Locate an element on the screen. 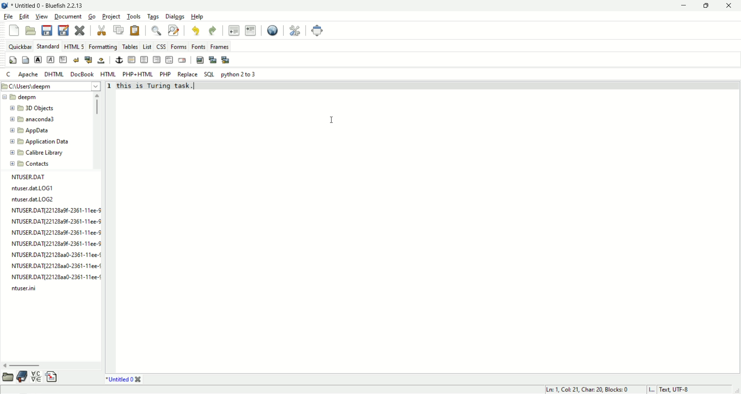 The width and height of the screenshot is (741, 394). tables is located at coordinates (130, 47).